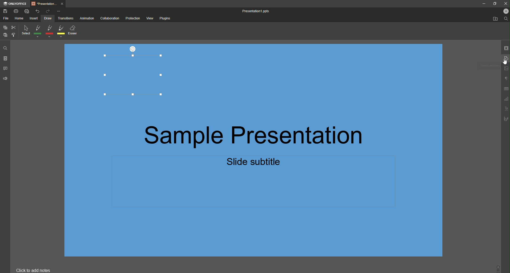 The width and height of the screenshot is (510, 273). Describe the element at coordinates (25, 31) in the screenshot. I see `Select` at that location.